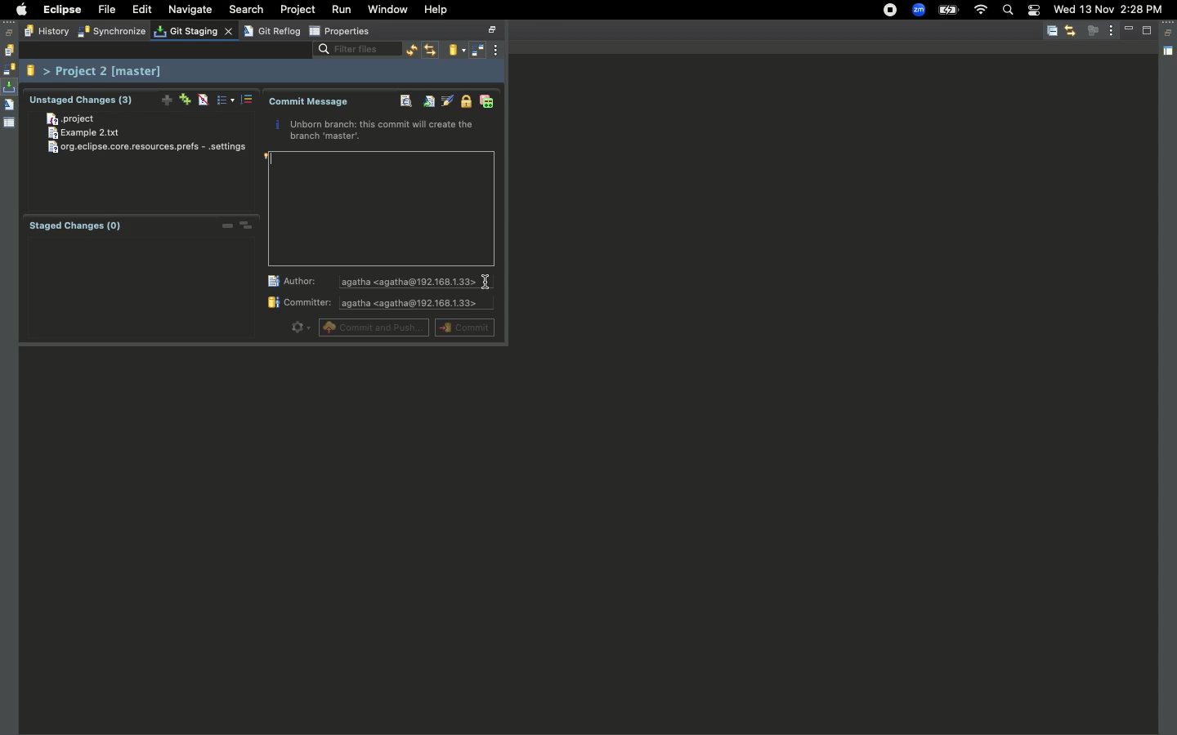 This screenshot has width=1177, height=735. I want to click on Properties , so click(340, 32).